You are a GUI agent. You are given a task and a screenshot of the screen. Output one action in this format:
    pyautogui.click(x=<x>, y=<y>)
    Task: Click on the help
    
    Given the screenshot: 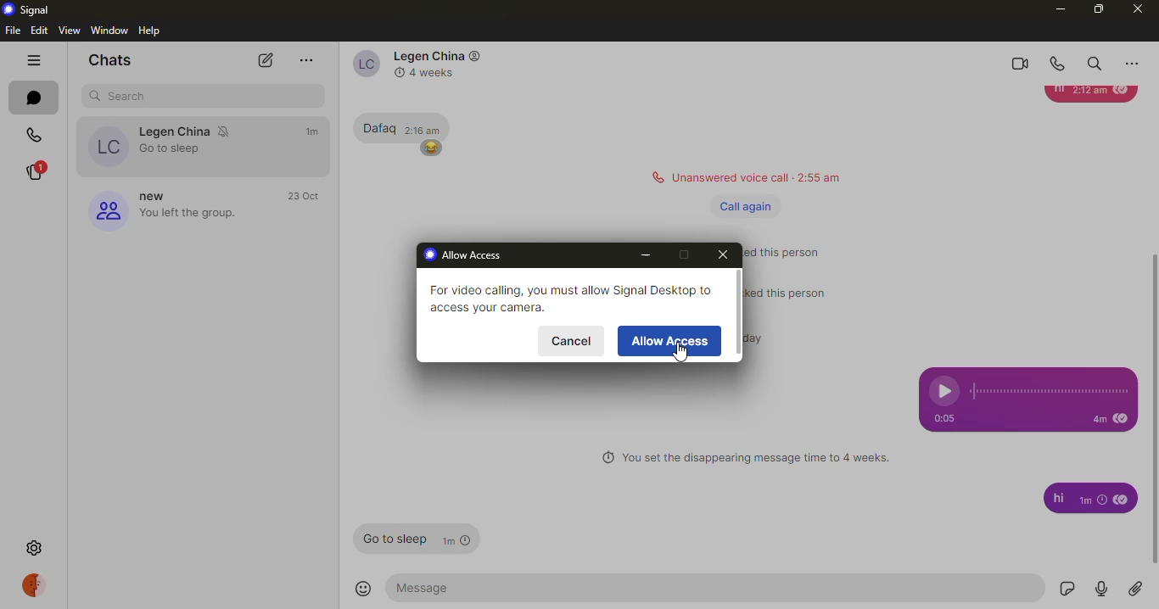 What is the action you would take?
    pyautogui.click(x=151, y=31)
    